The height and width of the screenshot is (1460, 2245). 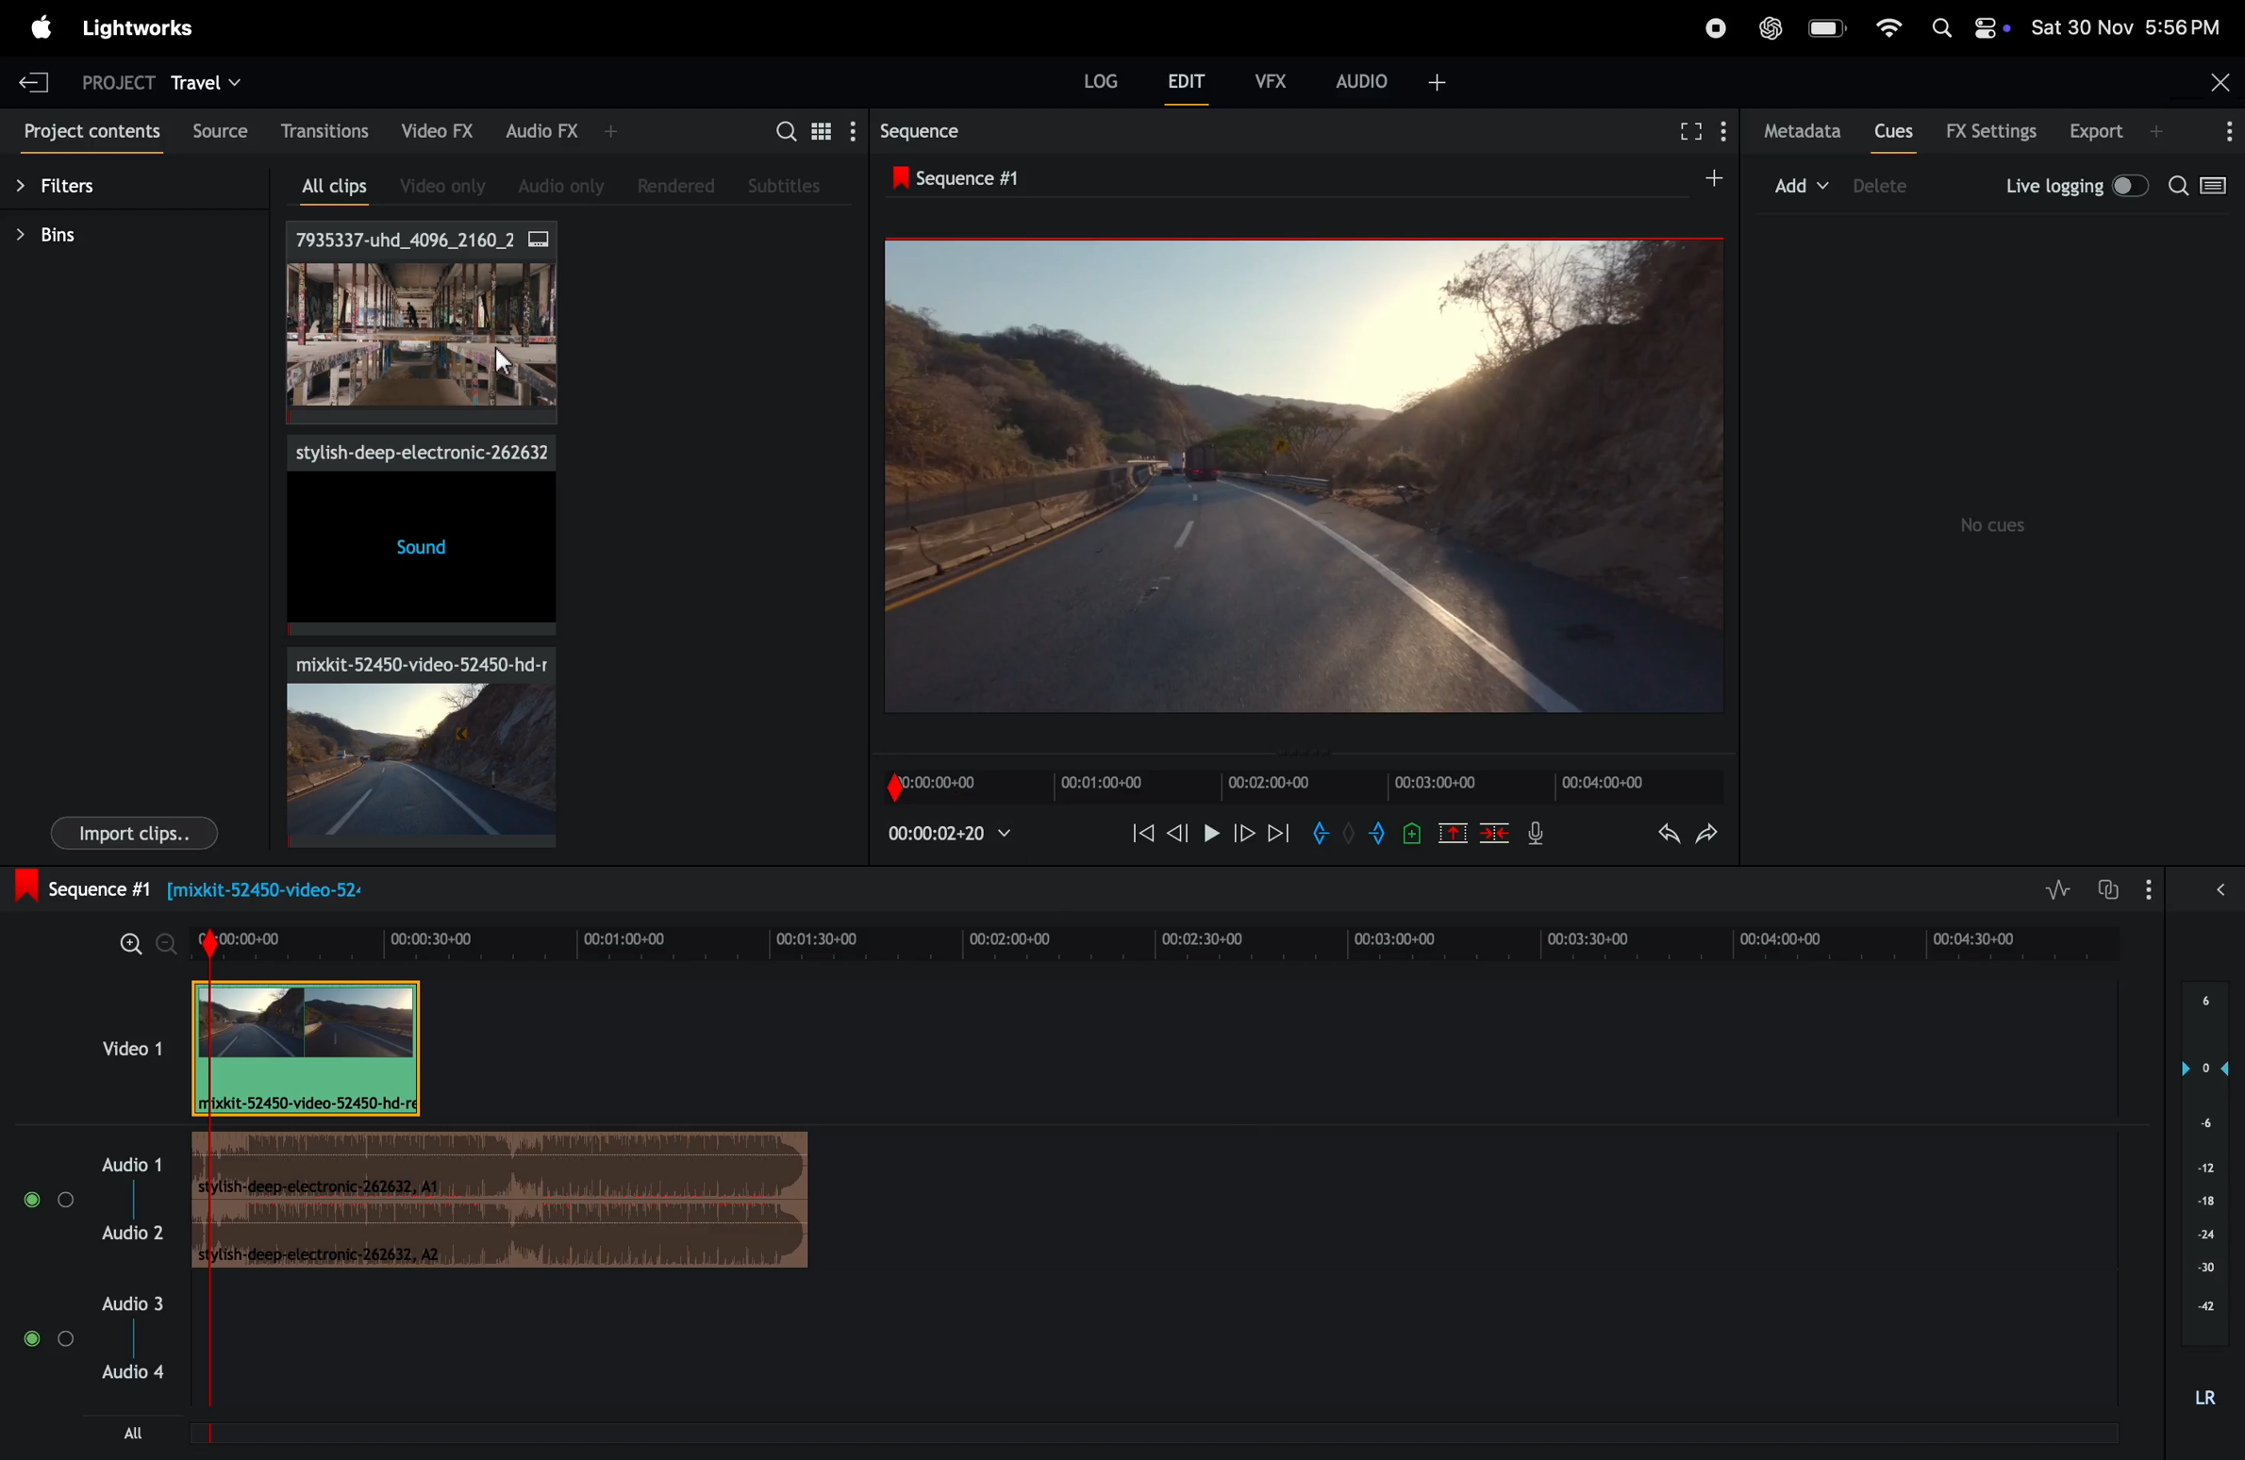 I want to click on transactions, so click(x=324, y=132).